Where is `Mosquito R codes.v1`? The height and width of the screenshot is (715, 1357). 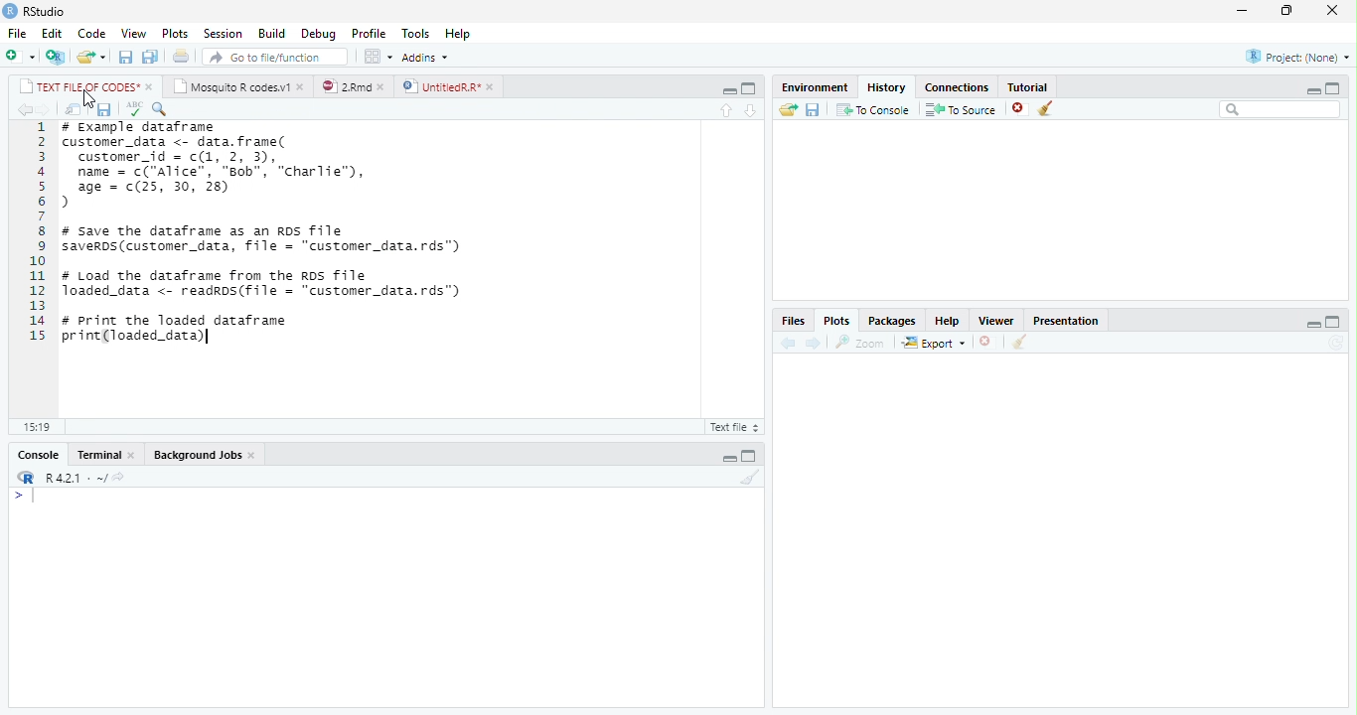
Mosquito R codes.v1 is located at coordinates (230, 86).